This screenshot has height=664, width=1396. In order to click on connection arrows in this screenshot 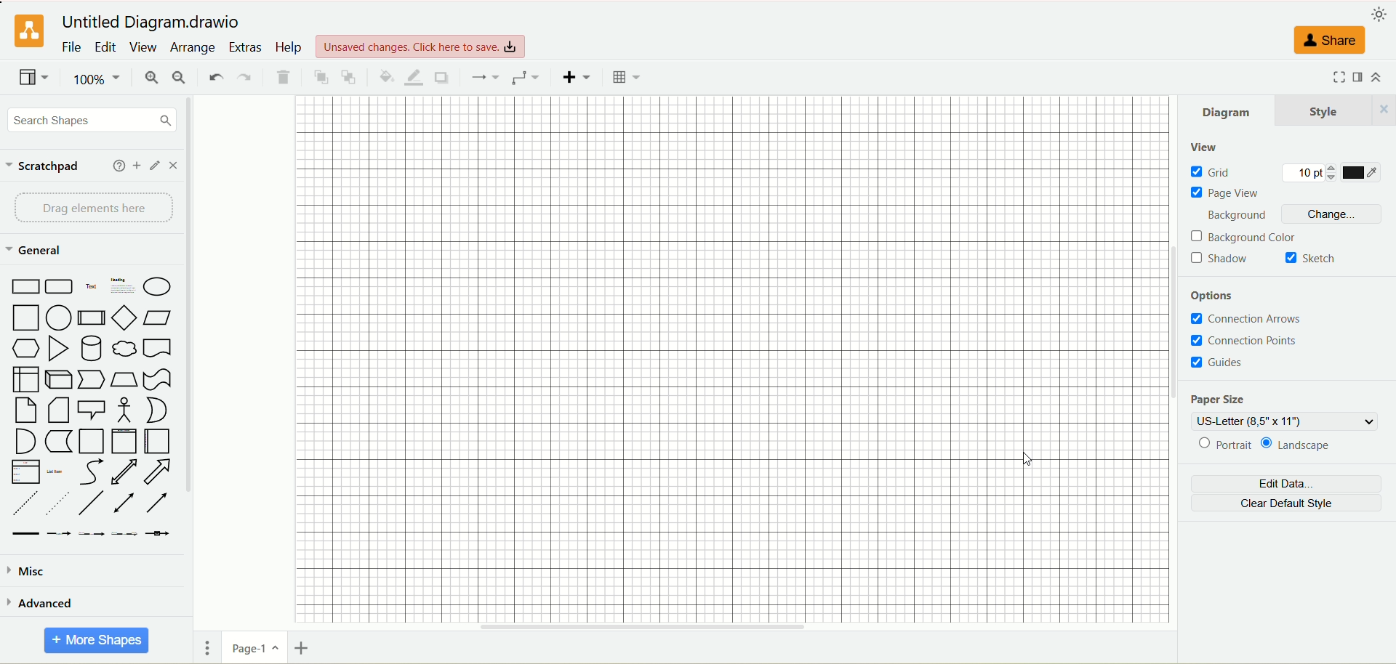, I will do `click(1249, 318)`.